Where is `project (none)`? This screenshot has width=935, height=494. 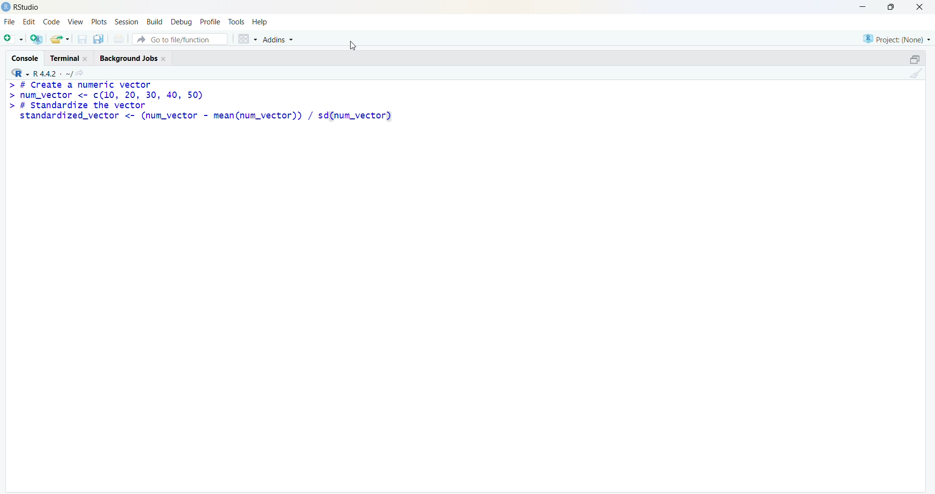
project (none) is located at coordinates (897, 39).